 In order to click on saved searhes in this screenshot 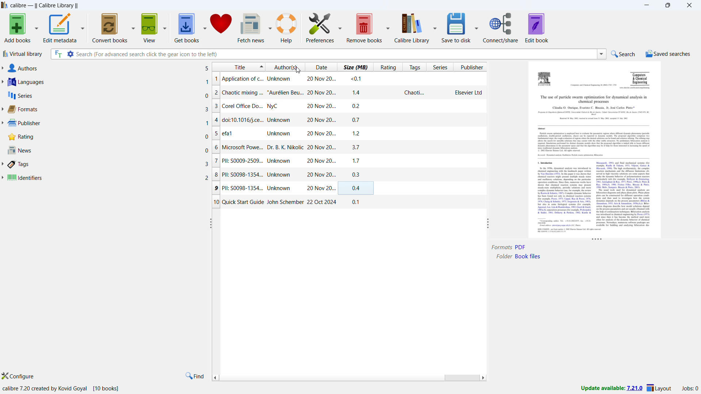, I will do `click(668, 54)`.